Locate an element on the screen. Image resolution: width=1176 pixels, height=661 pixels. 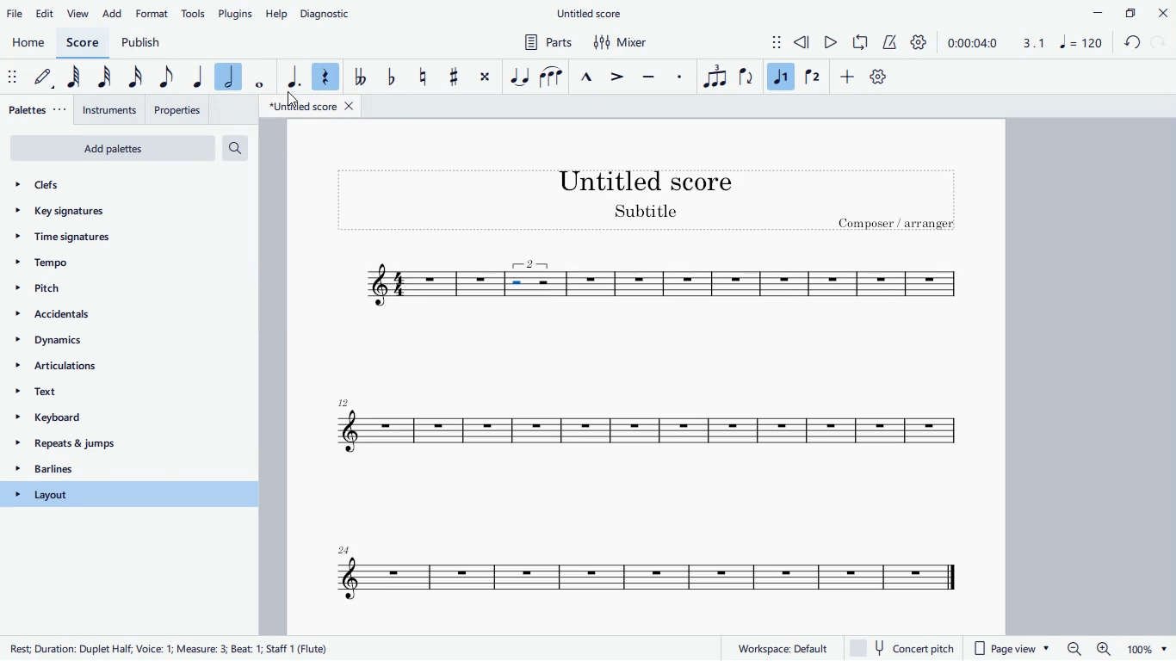
concert pitch is located at coordinates (907, 648).